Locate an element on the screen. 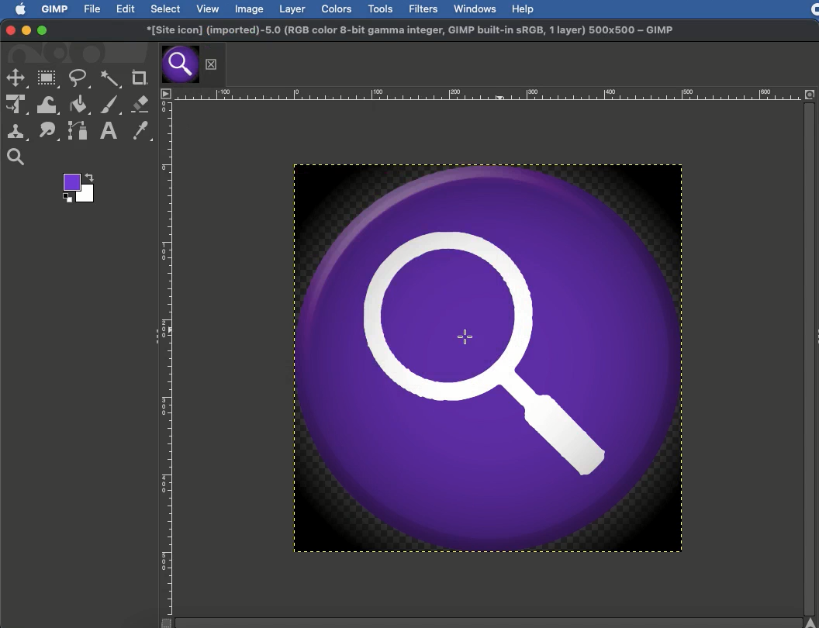  Minimize is located at coordinates (26, 30).